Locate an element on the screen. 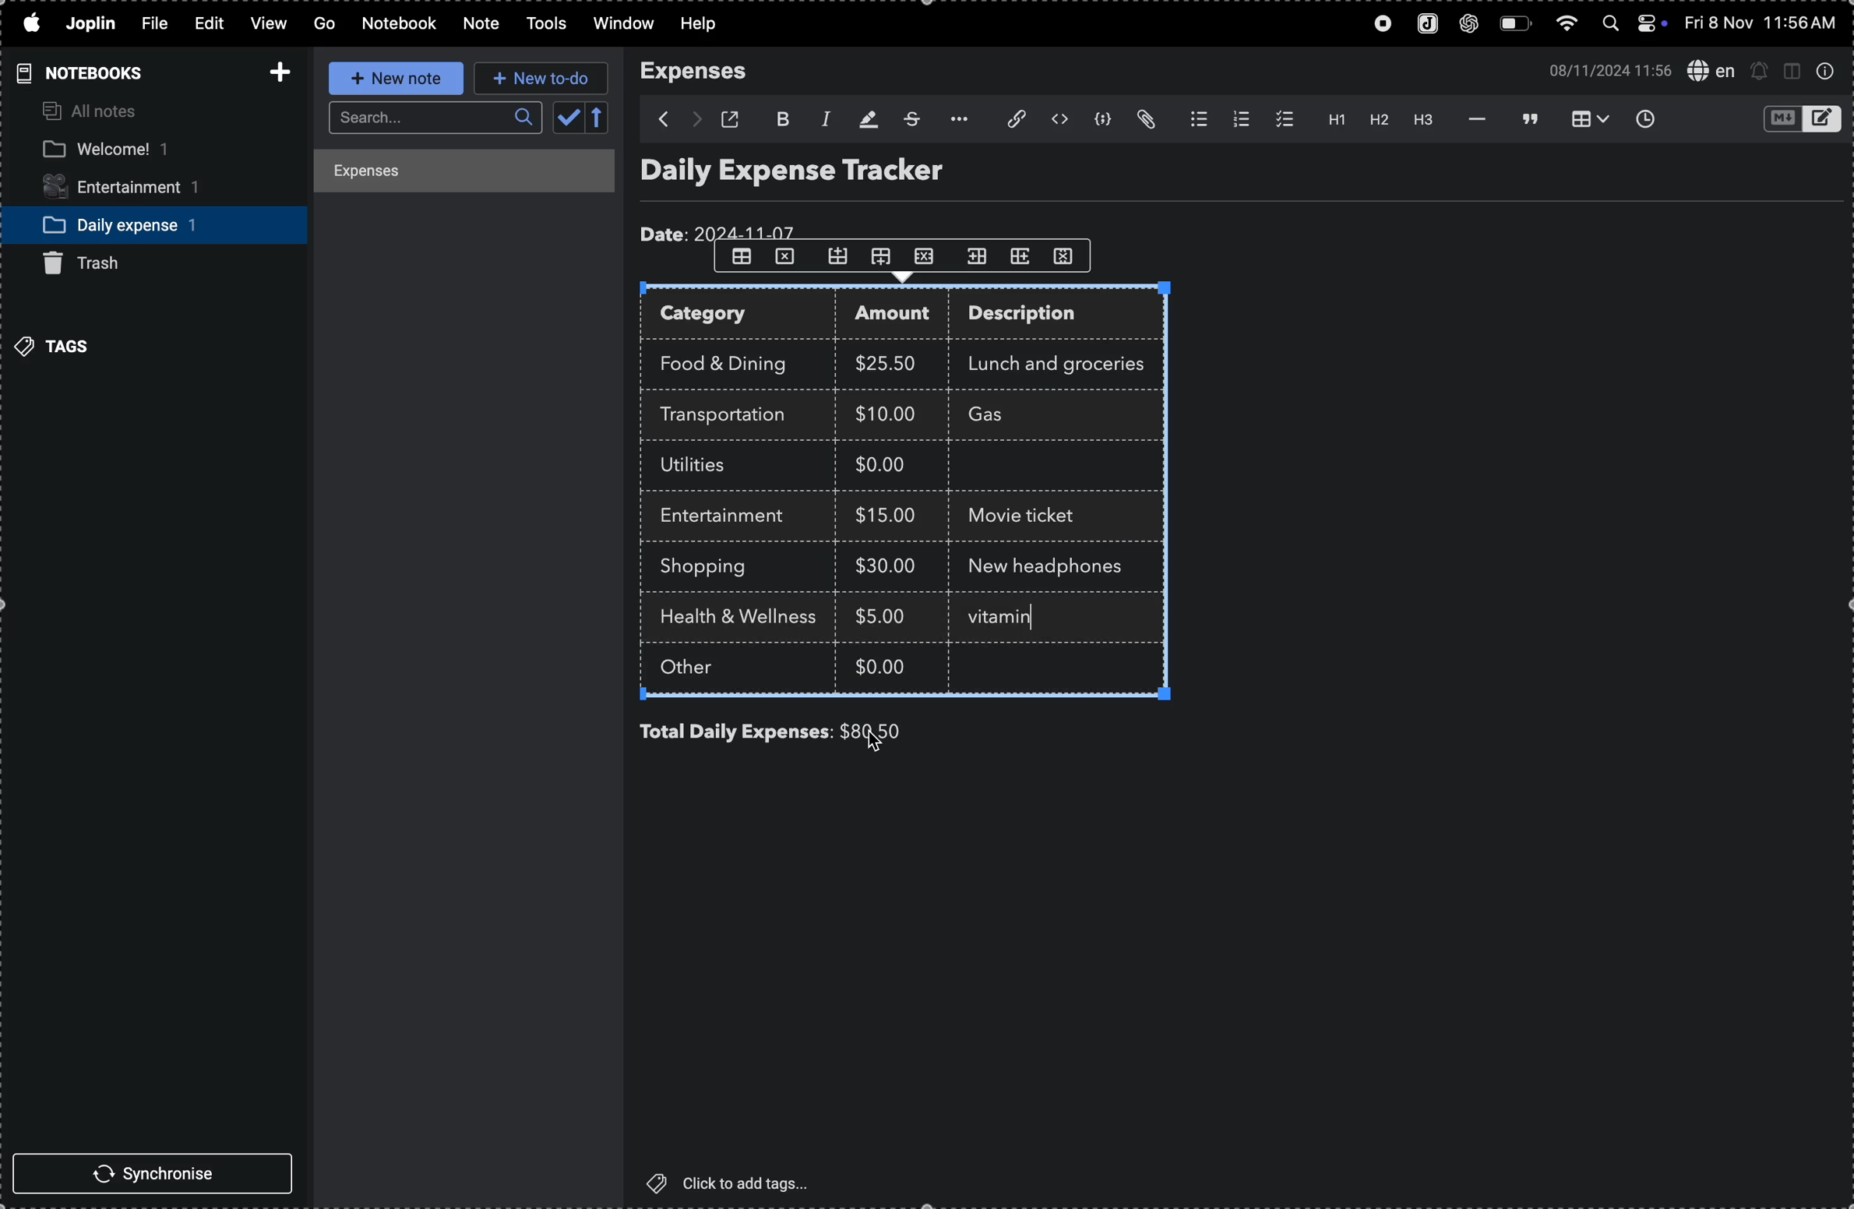  highlight is located at coordinates (865, 118).